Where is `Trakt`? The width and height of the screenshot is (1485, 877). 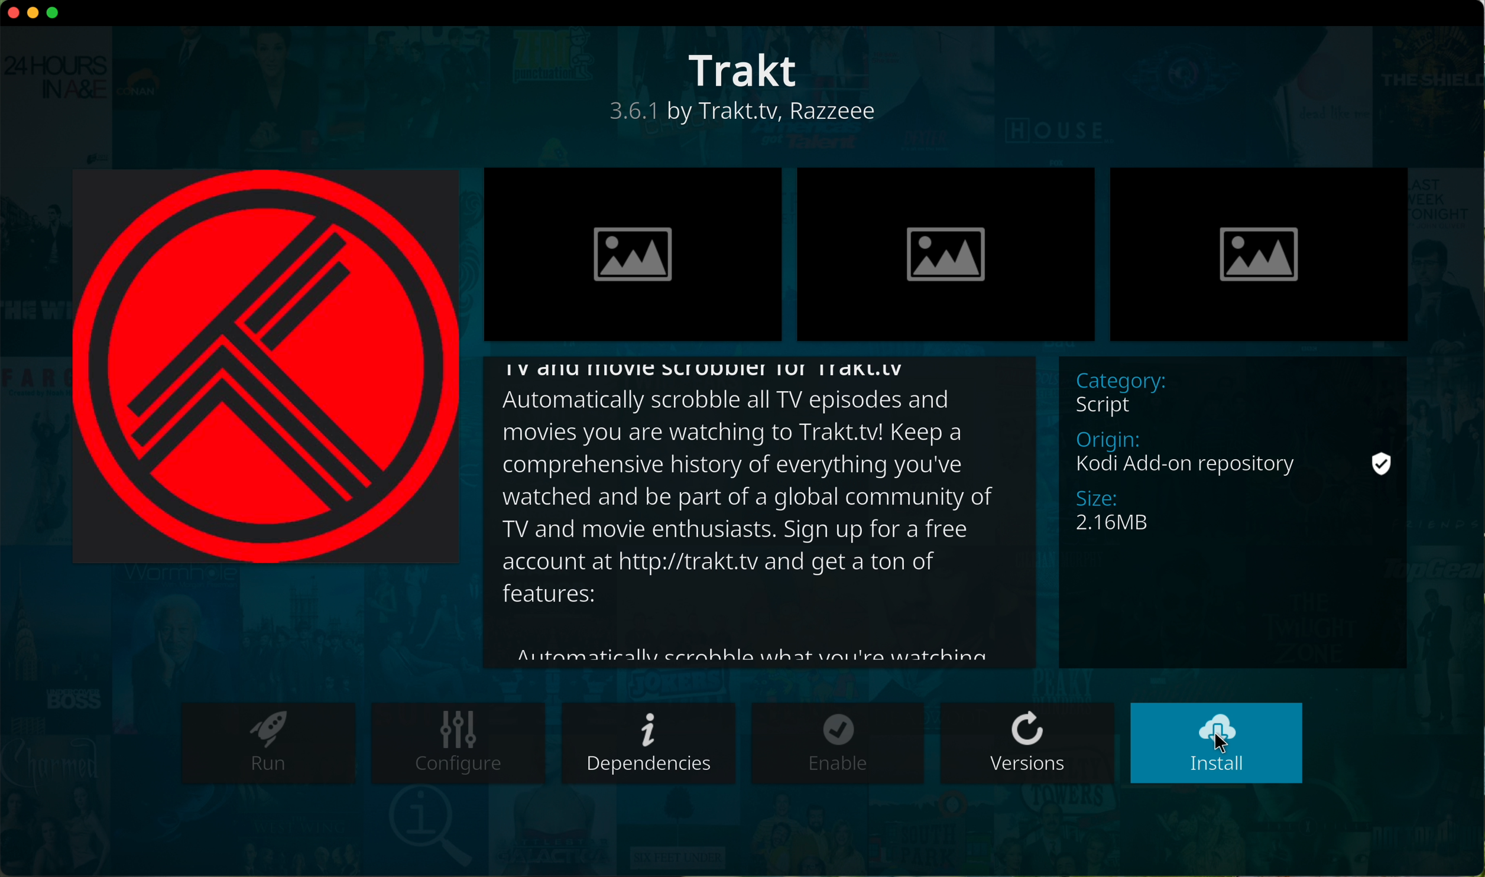
Trakt is located at coordinates (741, 69).